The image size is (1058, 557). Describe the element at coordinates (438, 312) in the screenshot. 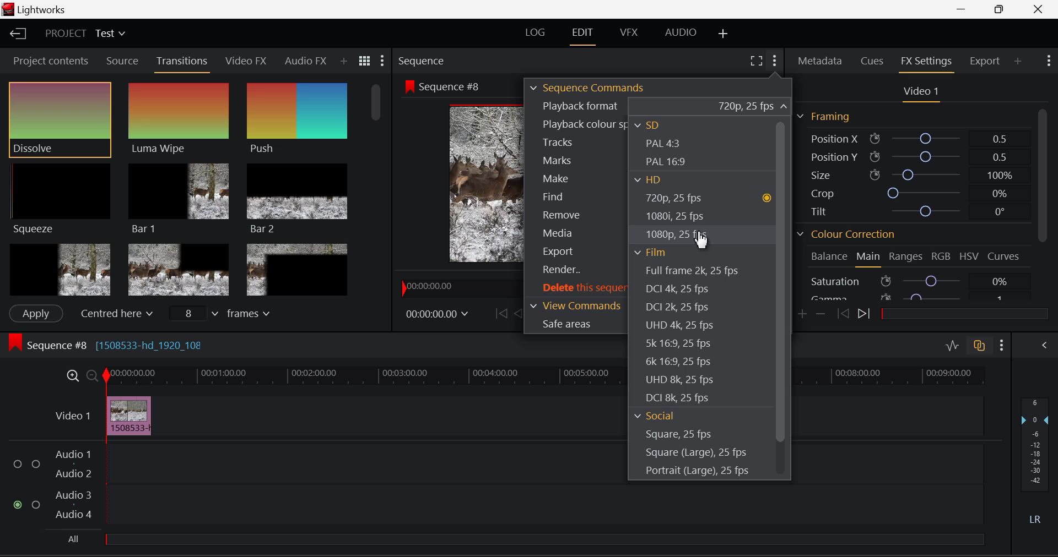

I see `Frame Time` at that location.